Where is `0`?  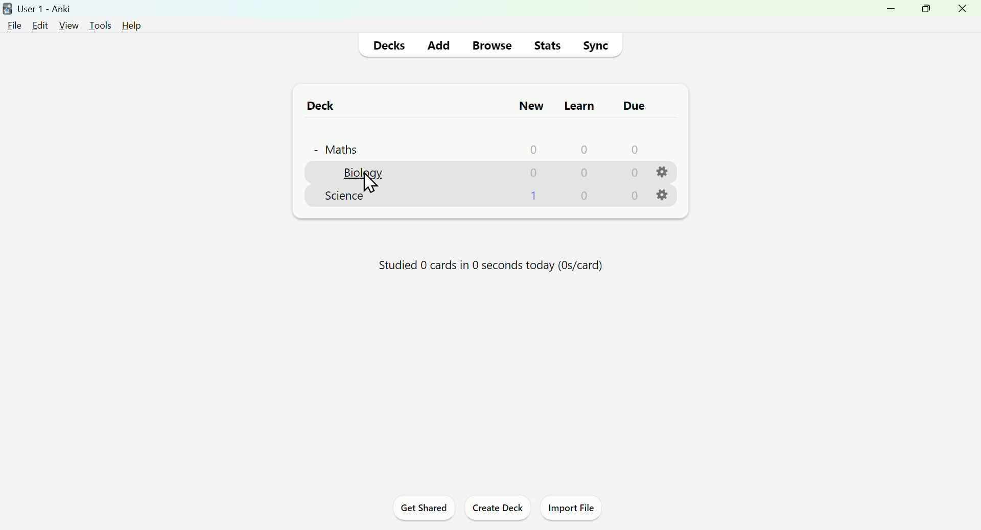 0 is located at coordinates (635, 198).